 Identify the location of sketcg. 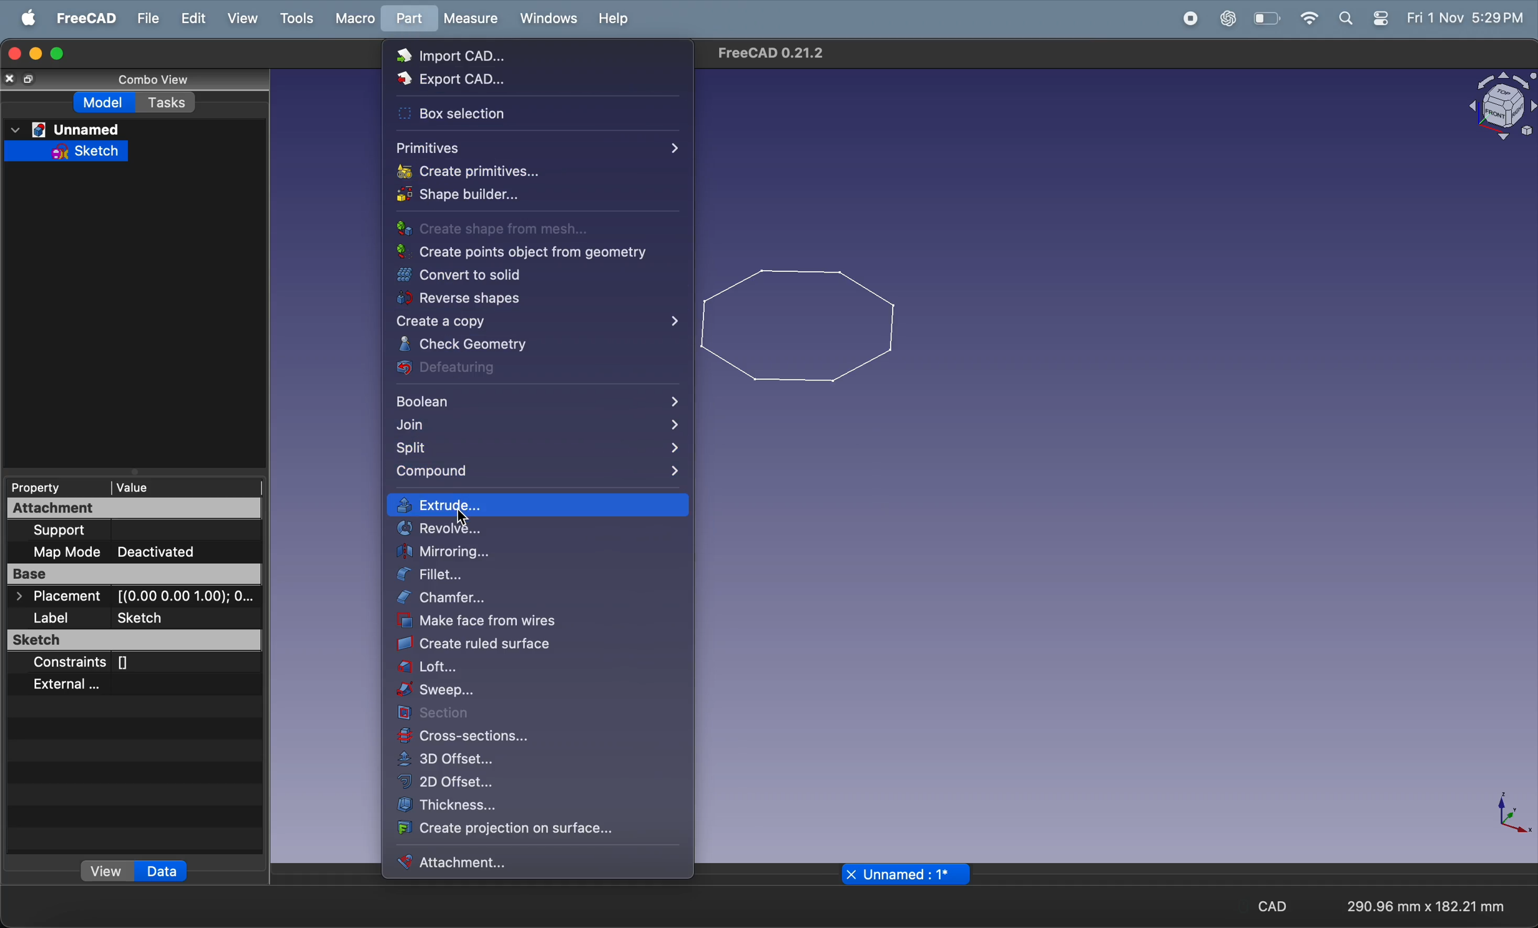
(130, 640).